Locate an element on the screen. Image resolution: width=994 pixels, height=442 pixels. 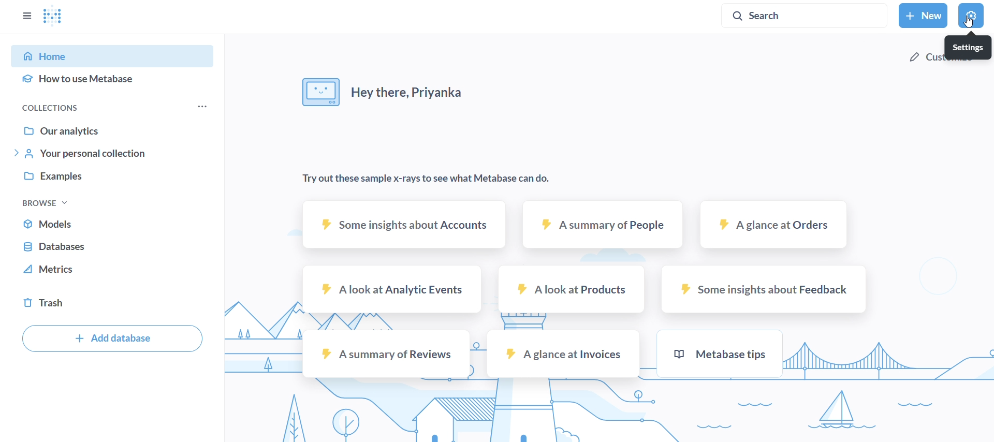
metabase tips is located at coordinates (722, 353).